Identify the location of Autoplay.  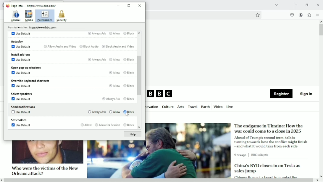
(17, 41).